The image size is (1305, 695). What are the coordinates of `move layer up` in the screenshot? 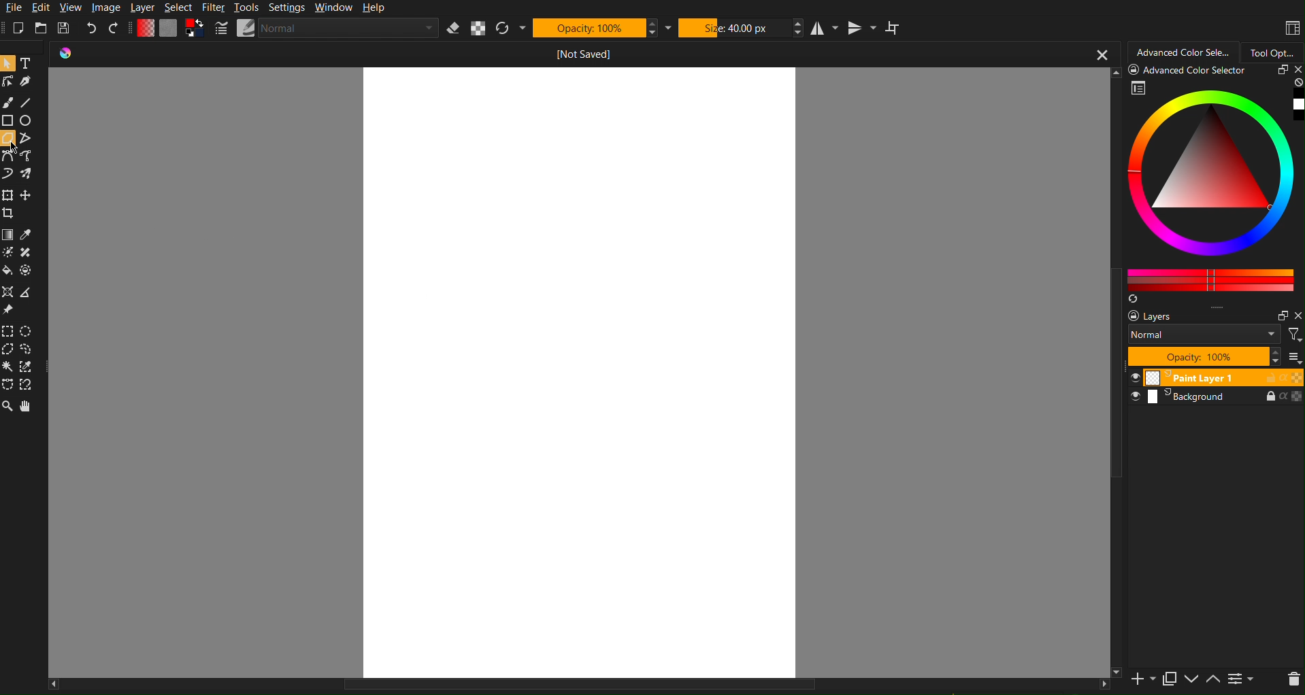 It's located at (1214, 682).